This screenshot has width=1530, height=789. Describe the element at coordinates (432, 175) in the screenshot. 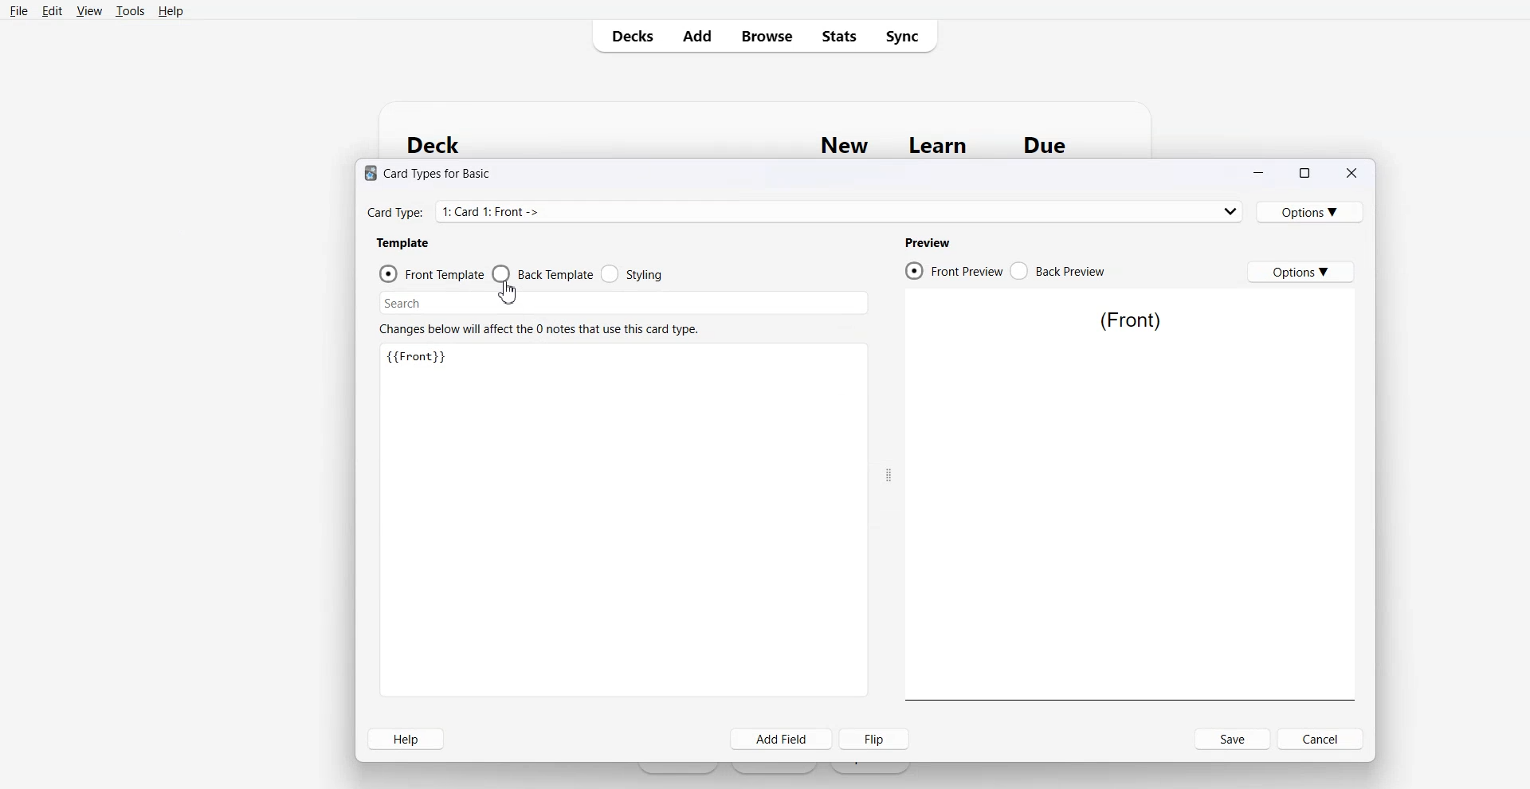

I see `® Card Types for Basic` at that location.